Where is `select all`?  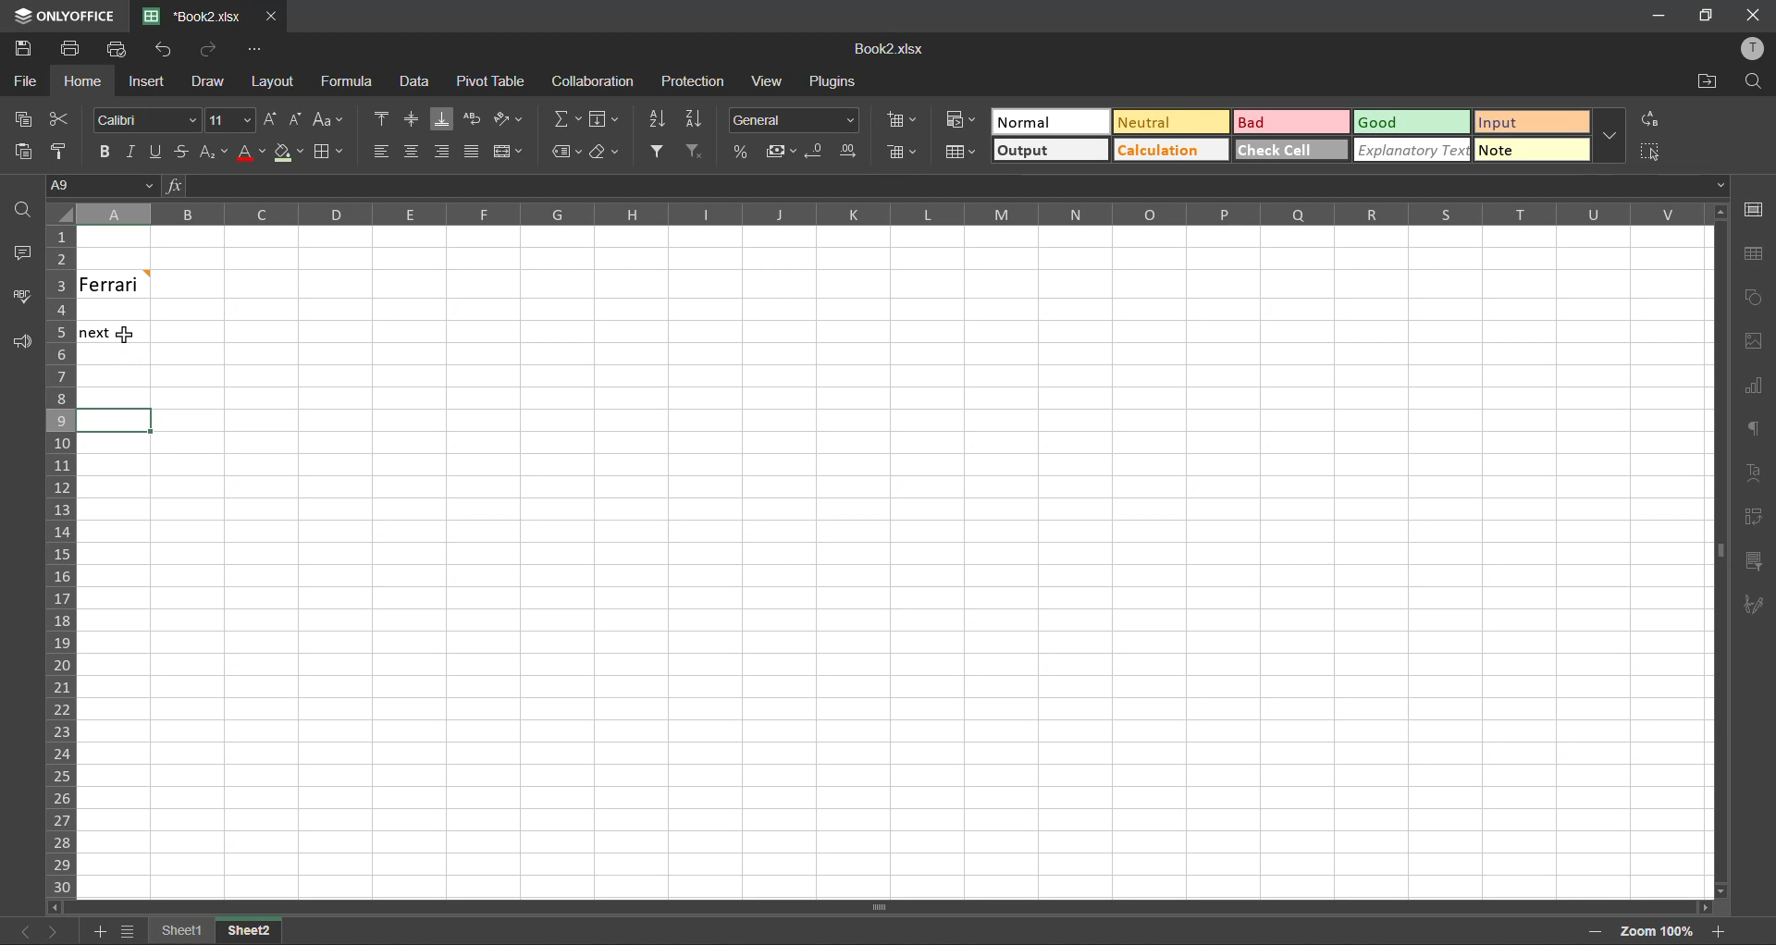
select all is located at coordinates (1651, 152).